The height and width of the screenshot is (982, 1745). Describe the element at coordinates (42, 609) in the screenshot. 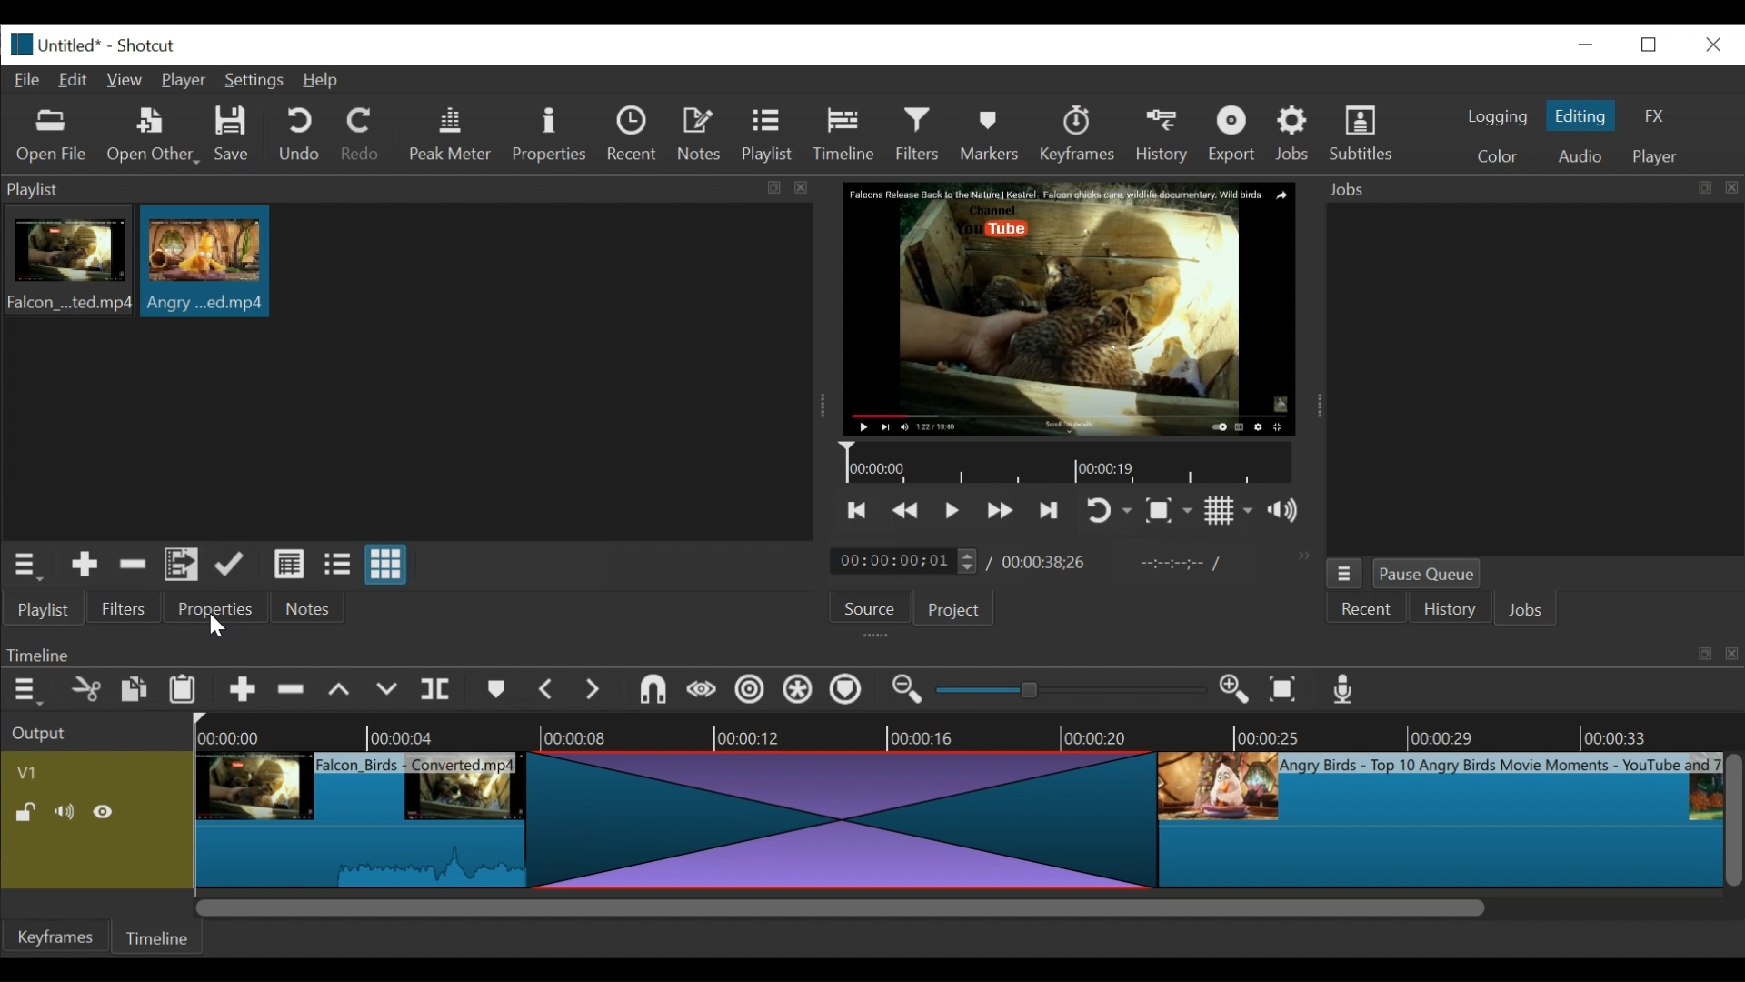

I see `playlist` at that location.